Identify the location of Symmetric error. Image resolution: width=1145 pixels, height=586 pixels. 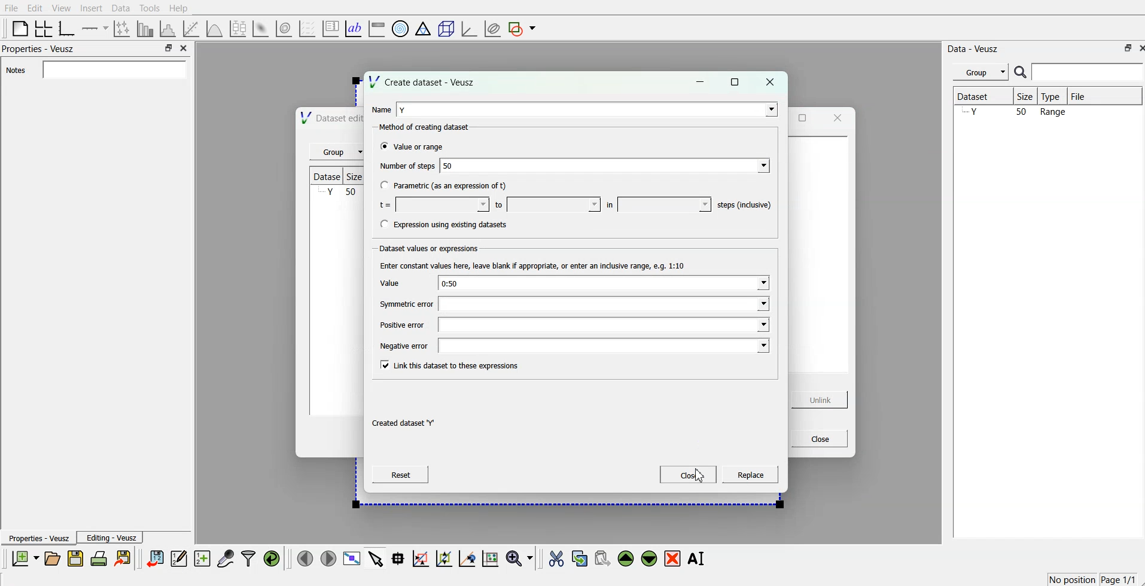
(405, 306).